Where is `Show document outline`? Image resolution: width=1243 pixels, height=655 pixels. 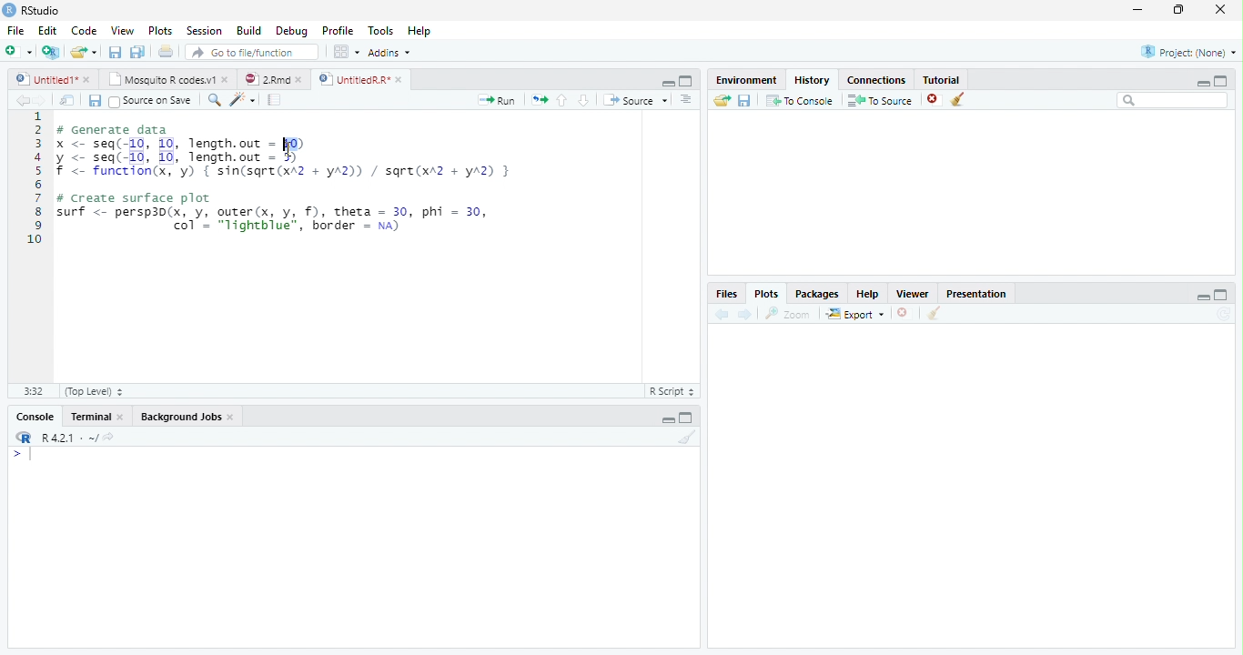
Show document outline is located at coordinates (685, 98).